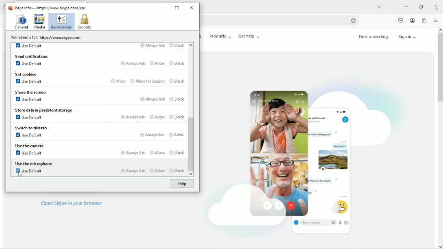 This screenshot has height=249, width=443. What do you see at coordinates (177, 8) in the screenshot?
I see `Maximize` at bounding box center [177, 8].